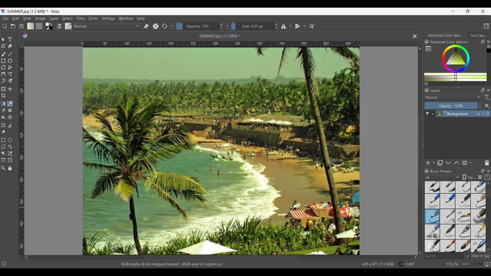 Image resolution: width=491 pixels, height=276 pixels. I want to click on Change width of panels attached to the line, so click(423, 148).